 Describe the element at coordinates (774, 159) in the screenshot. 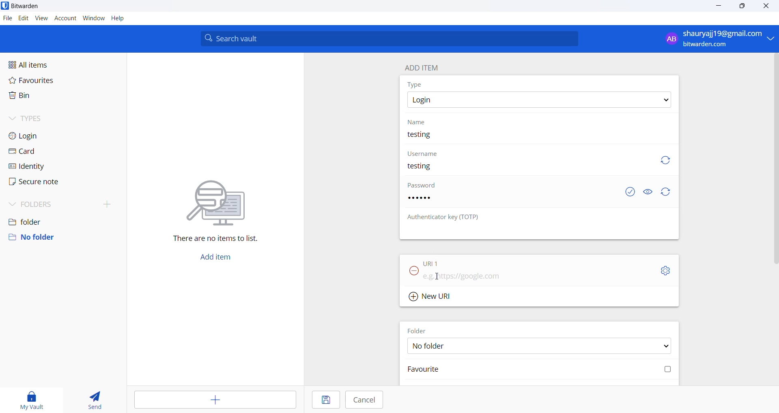

I see `vertical scrollbar` at that location.